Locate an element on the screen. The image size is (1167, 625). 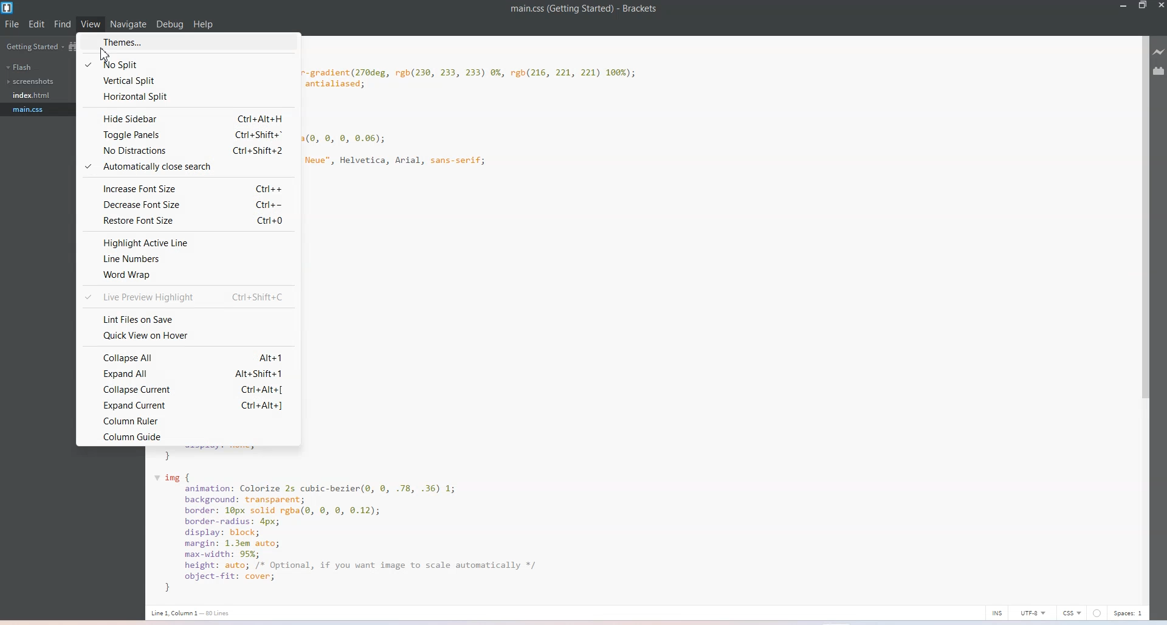
No split is located at coordinates (188, 63).